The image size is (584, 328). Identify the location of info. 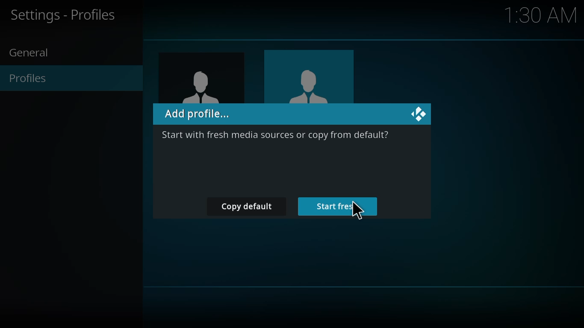
(277, 136).